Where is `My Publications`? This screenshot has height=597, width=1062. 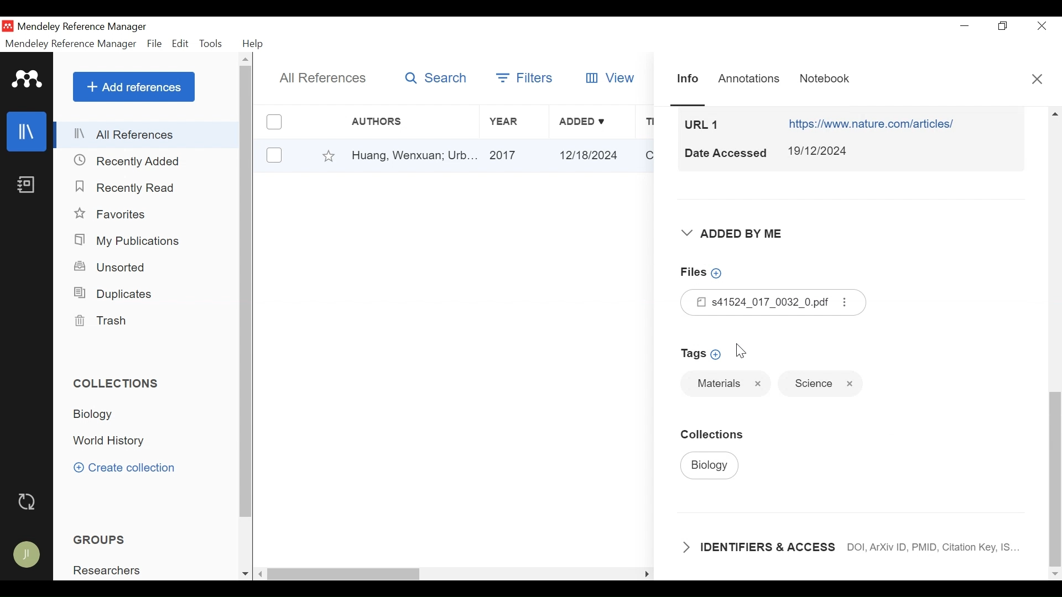
My Publications is located at coordinates (135, 240).